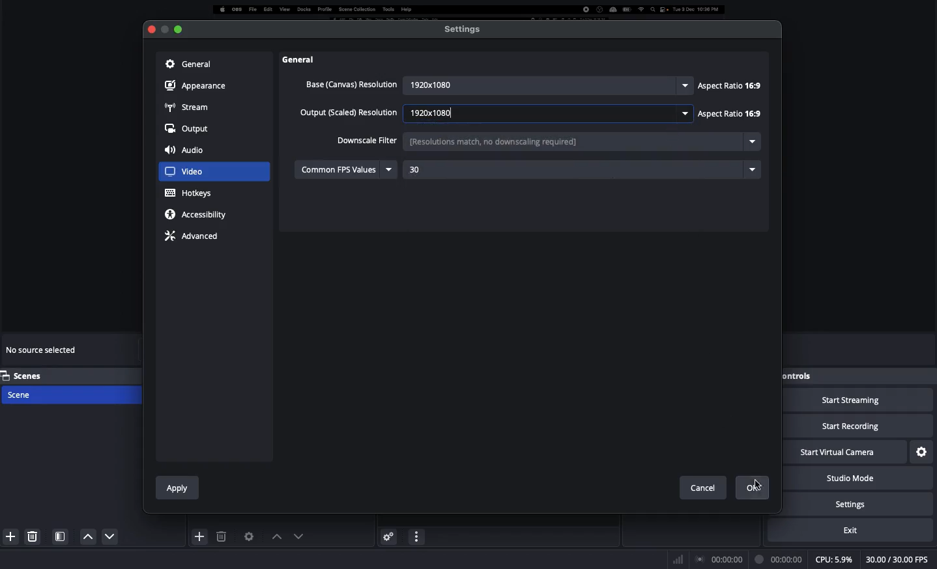 This screenshot has width=937, height=569. I want to click on FPS, so click(899, 560).